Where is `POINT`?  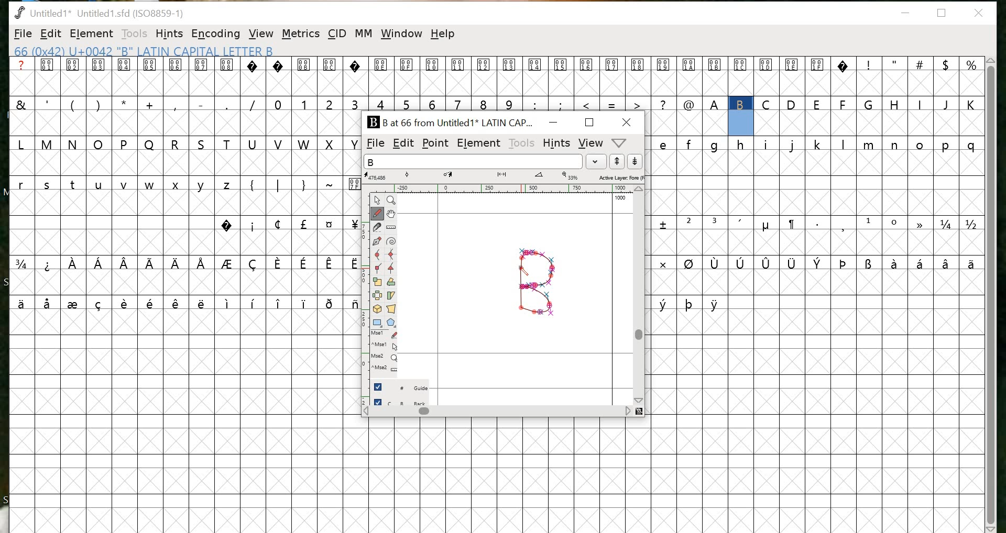 POINT is located at coordinates (435, 144).